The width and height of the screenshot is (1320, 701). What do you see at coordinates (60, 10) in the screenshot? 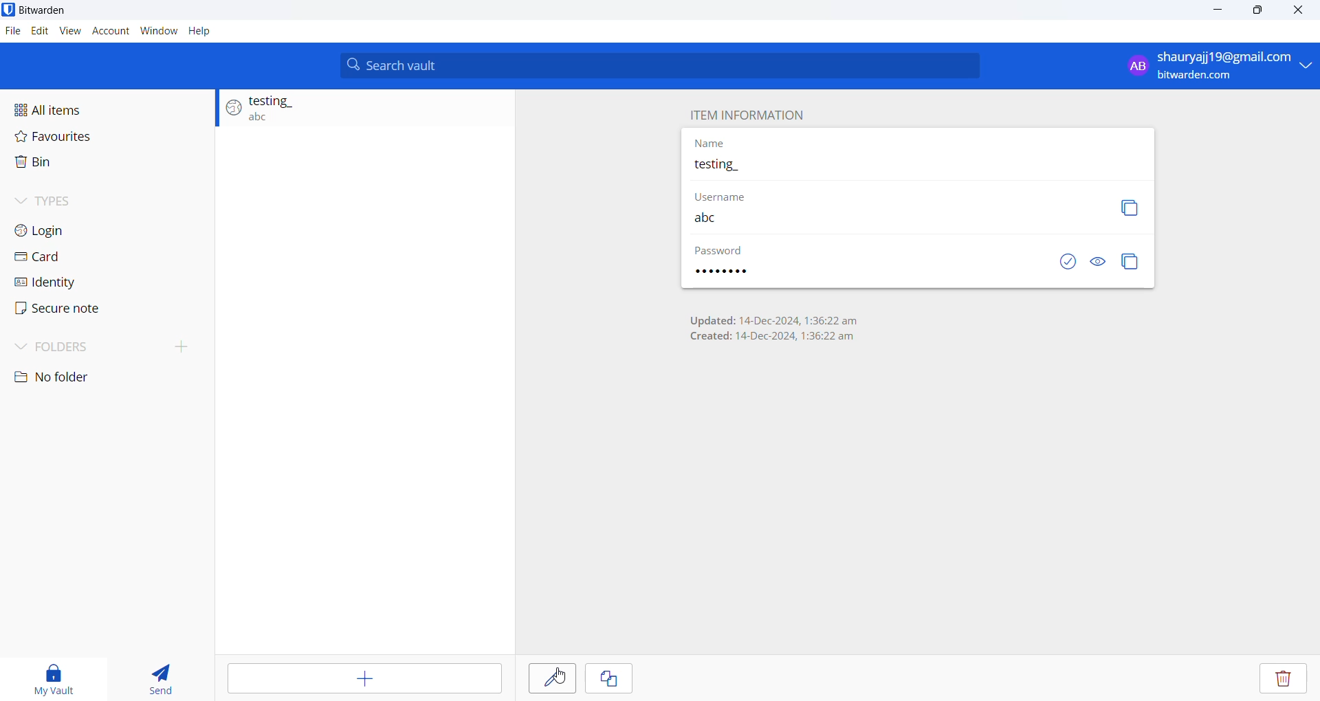
I see `Application name ` at bounding box center [60, 10].